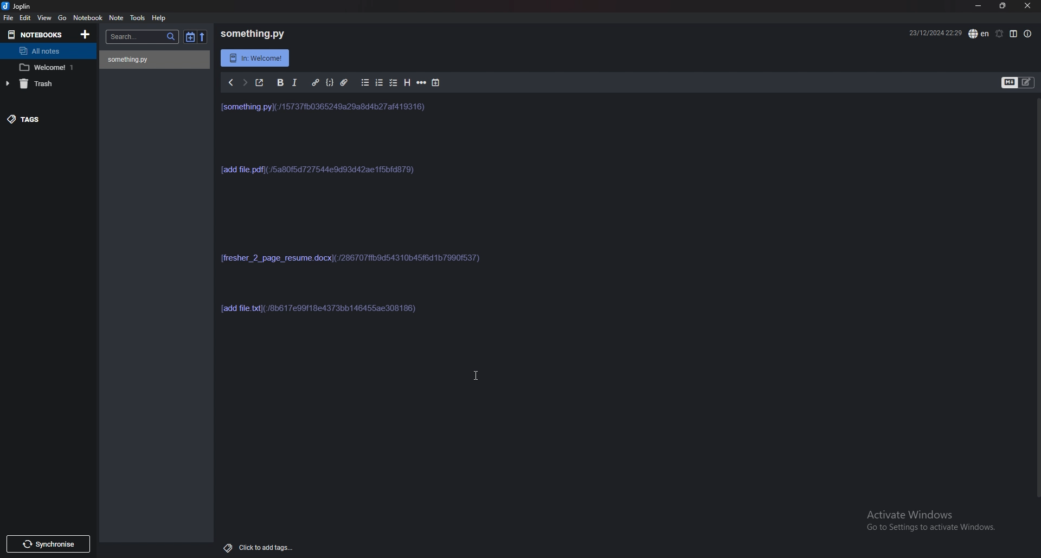 This screenshot has height=558, width=1041. I want to click on File, so click(9, 18).